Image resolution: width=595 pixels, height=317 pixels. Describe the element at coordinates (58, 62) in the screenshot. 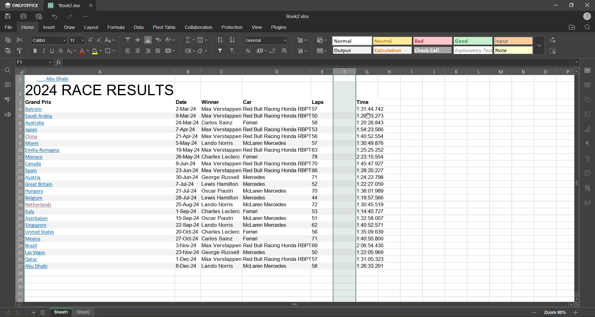

I see `formula input` at that location.